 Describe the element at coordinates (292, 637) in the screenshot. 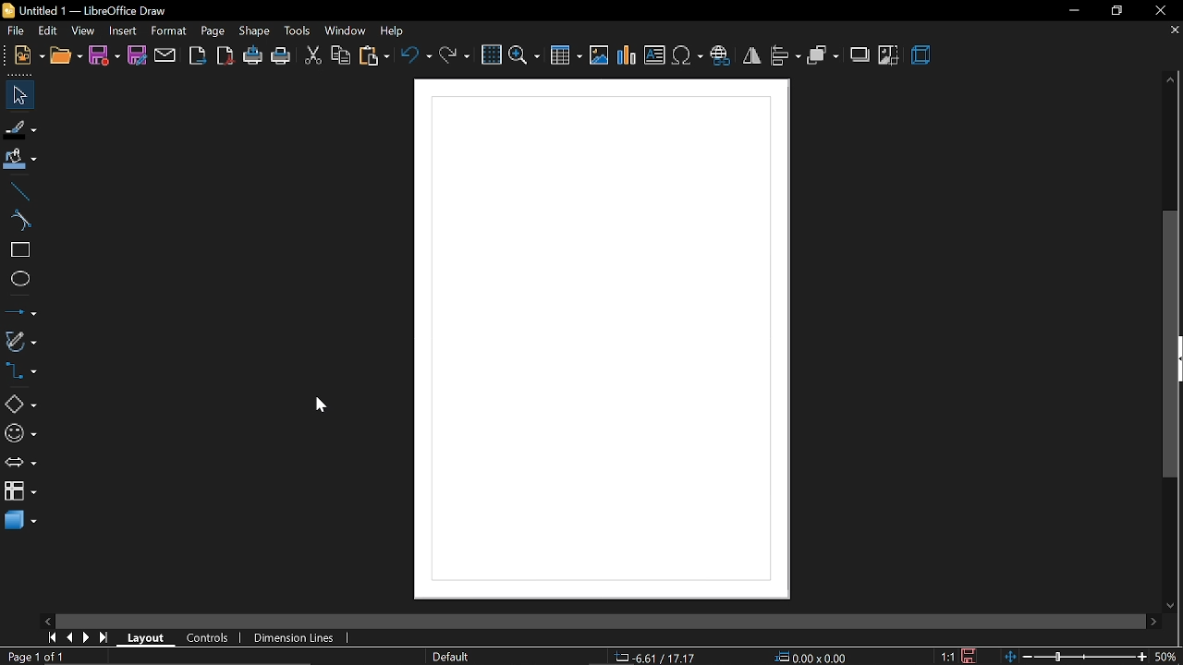

I see `dimension lines` at that location.